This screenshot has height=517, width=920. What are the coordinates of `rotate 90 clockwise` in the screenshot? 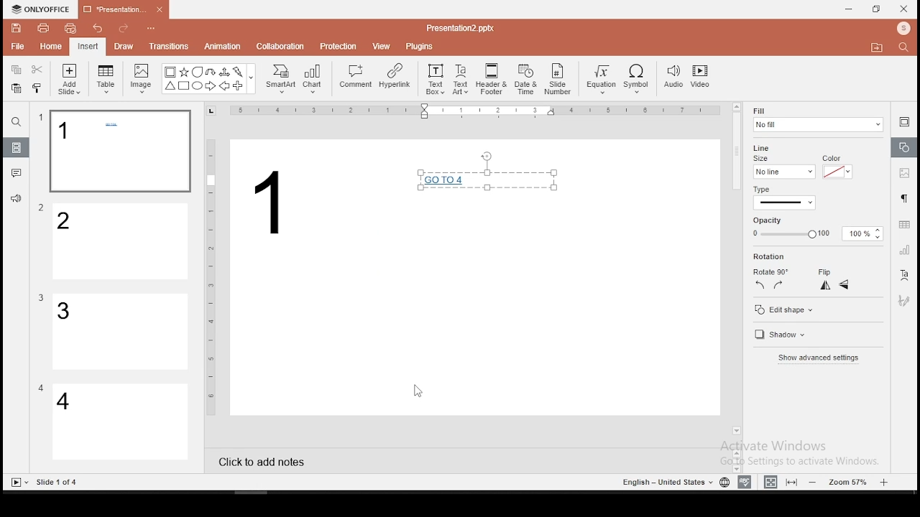 It's located at (779, 284).